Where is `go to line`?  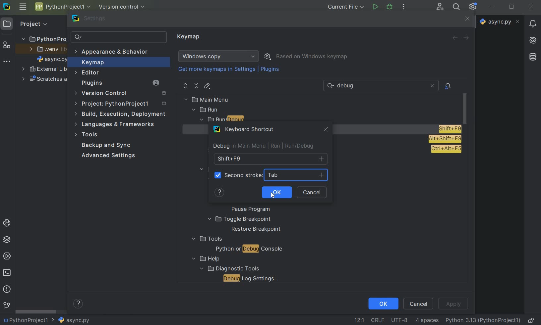
go to line is located at coordinates (359, 320).